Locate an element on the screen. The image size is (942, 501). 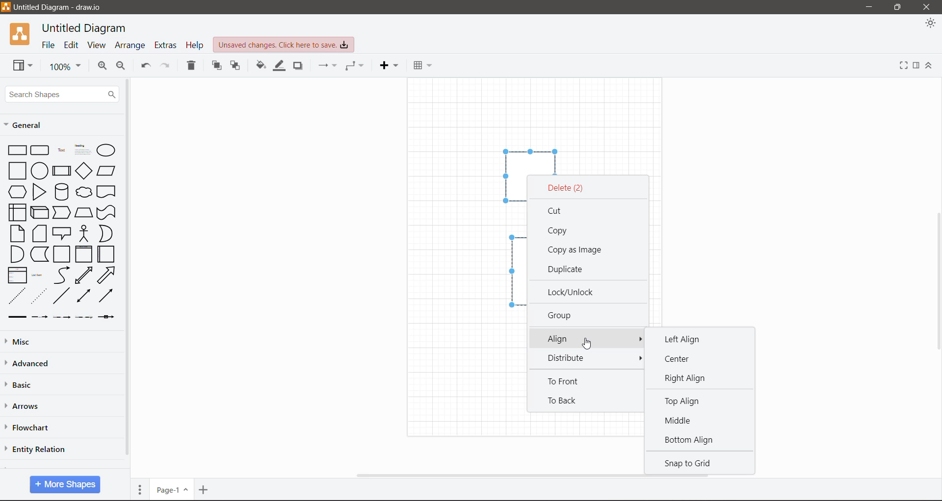
Copy is located at coordinates (559, 231).